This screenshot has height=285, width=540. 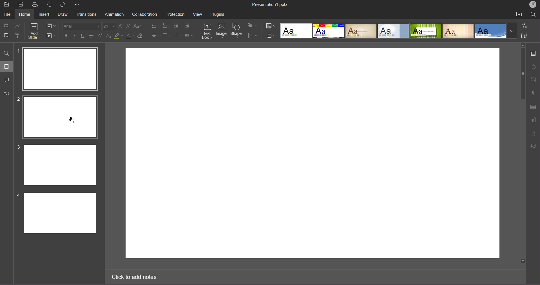 What do you see at coordinates (217, 14) in the screenshot?
I see `Plugins` at bounding box center [217, 14].